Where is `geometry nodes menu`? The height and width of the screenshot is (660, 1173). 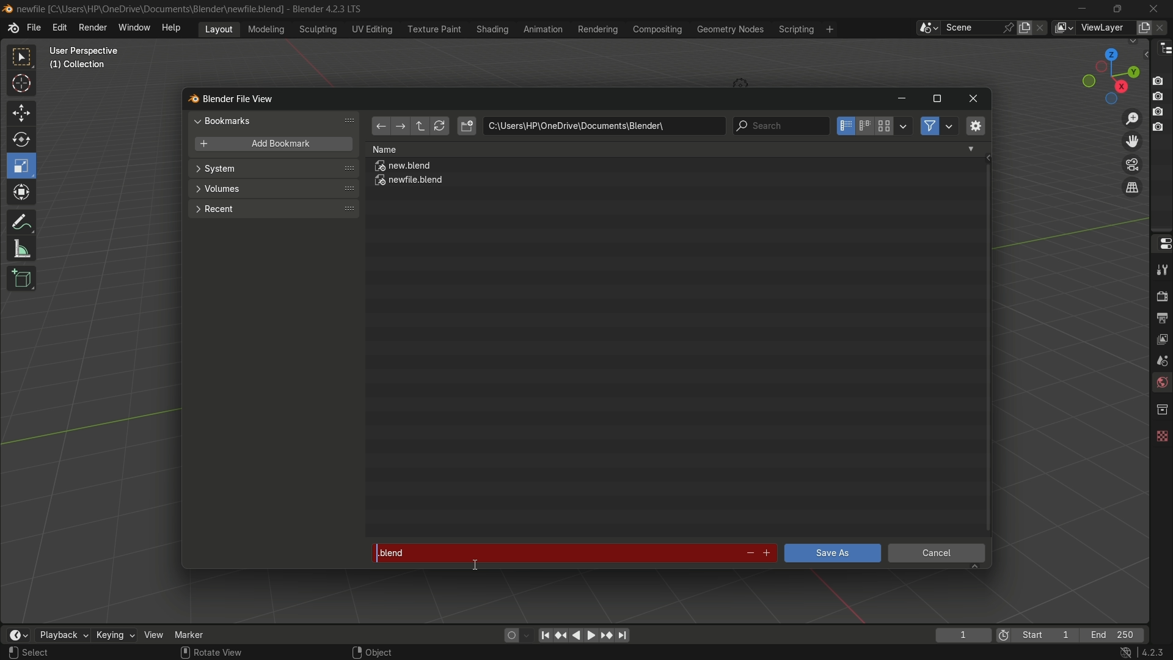 geometry nodes menu is located at coordinates (729, 29).